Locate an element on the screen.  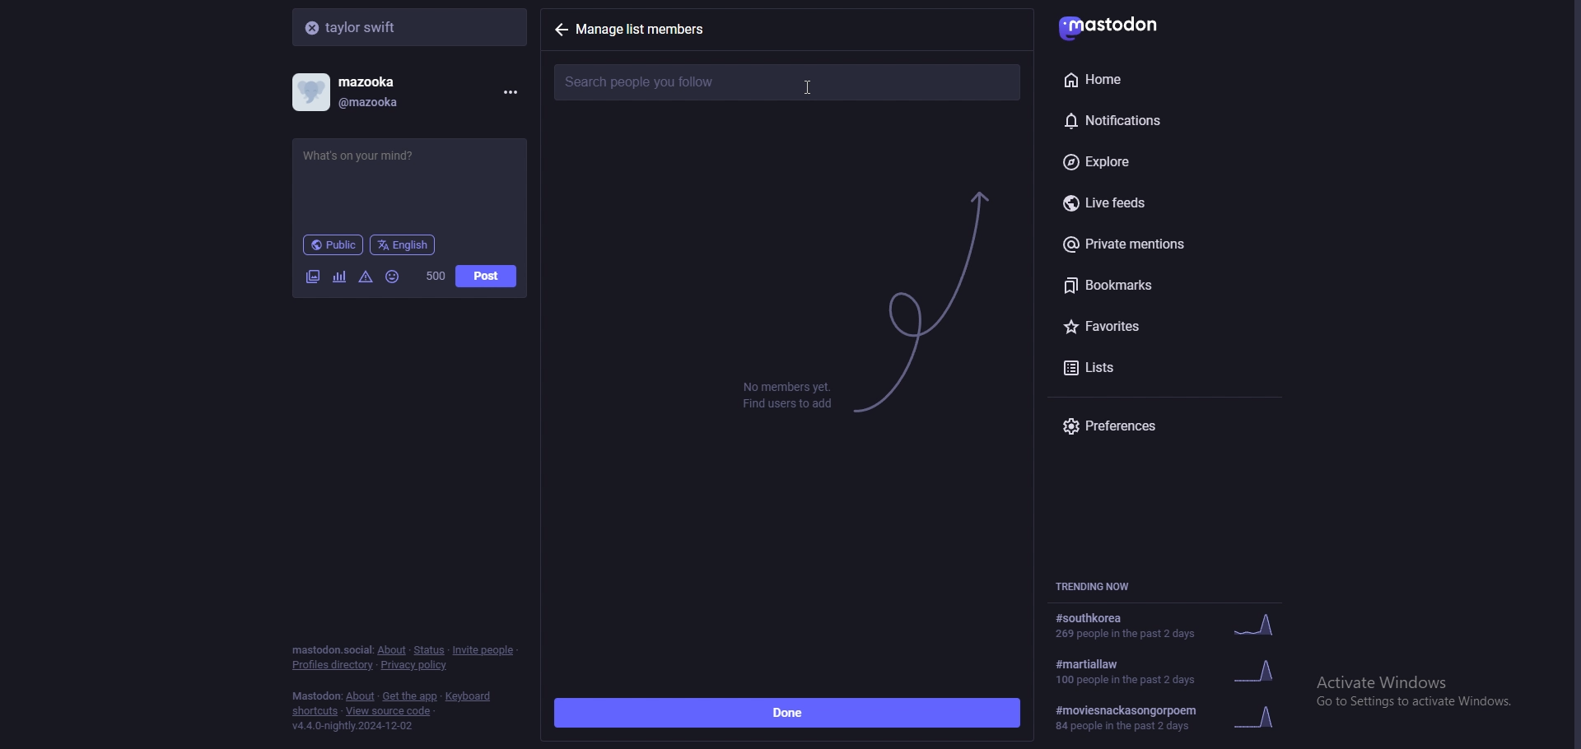
lists is located at coordinates (1127, 365).